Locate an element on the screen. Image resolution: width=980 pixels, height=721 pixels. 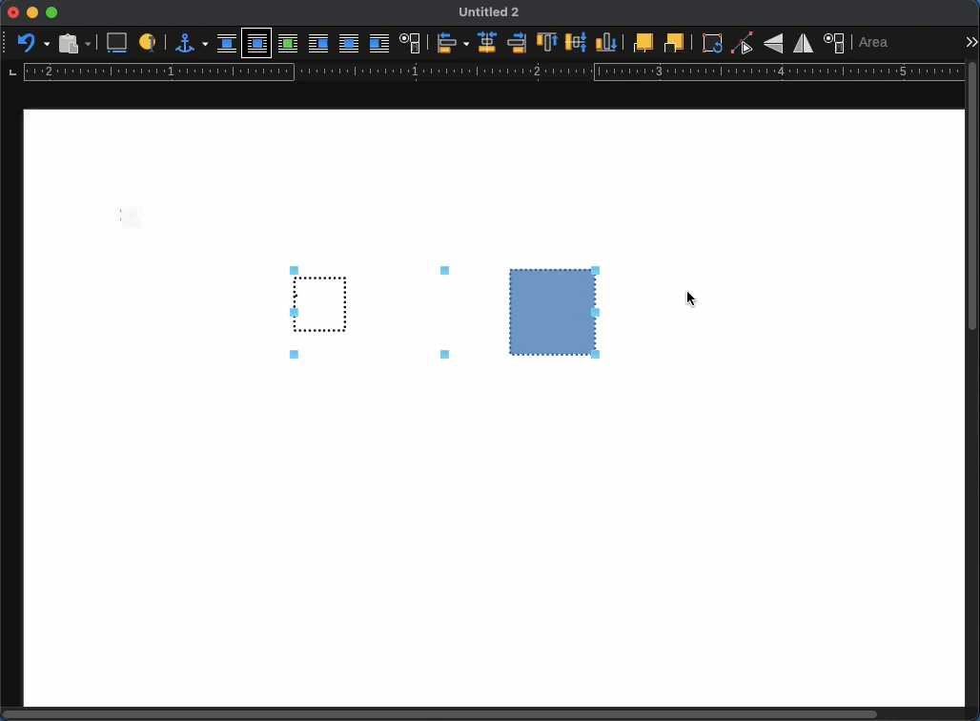
expand is located at coordinates (970, 42).